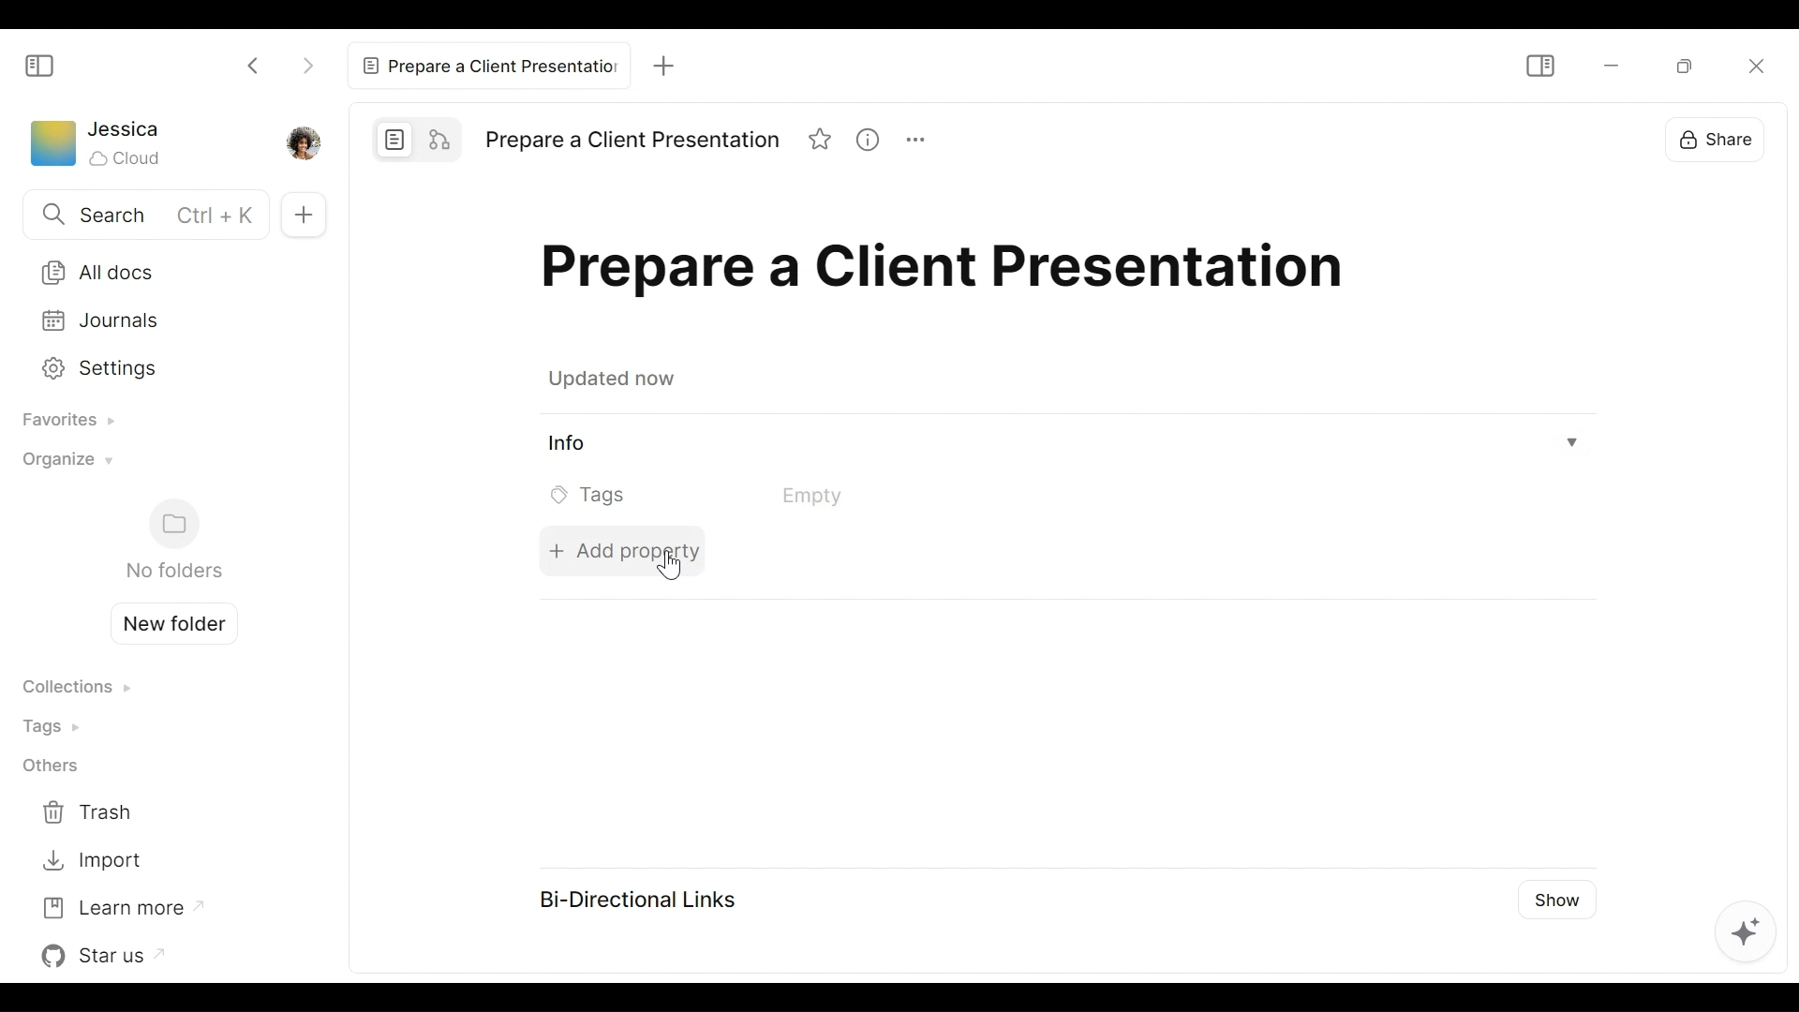  Describe the element at coordinates (617, 381) in the screenshot. I see `Updated now` at that location.